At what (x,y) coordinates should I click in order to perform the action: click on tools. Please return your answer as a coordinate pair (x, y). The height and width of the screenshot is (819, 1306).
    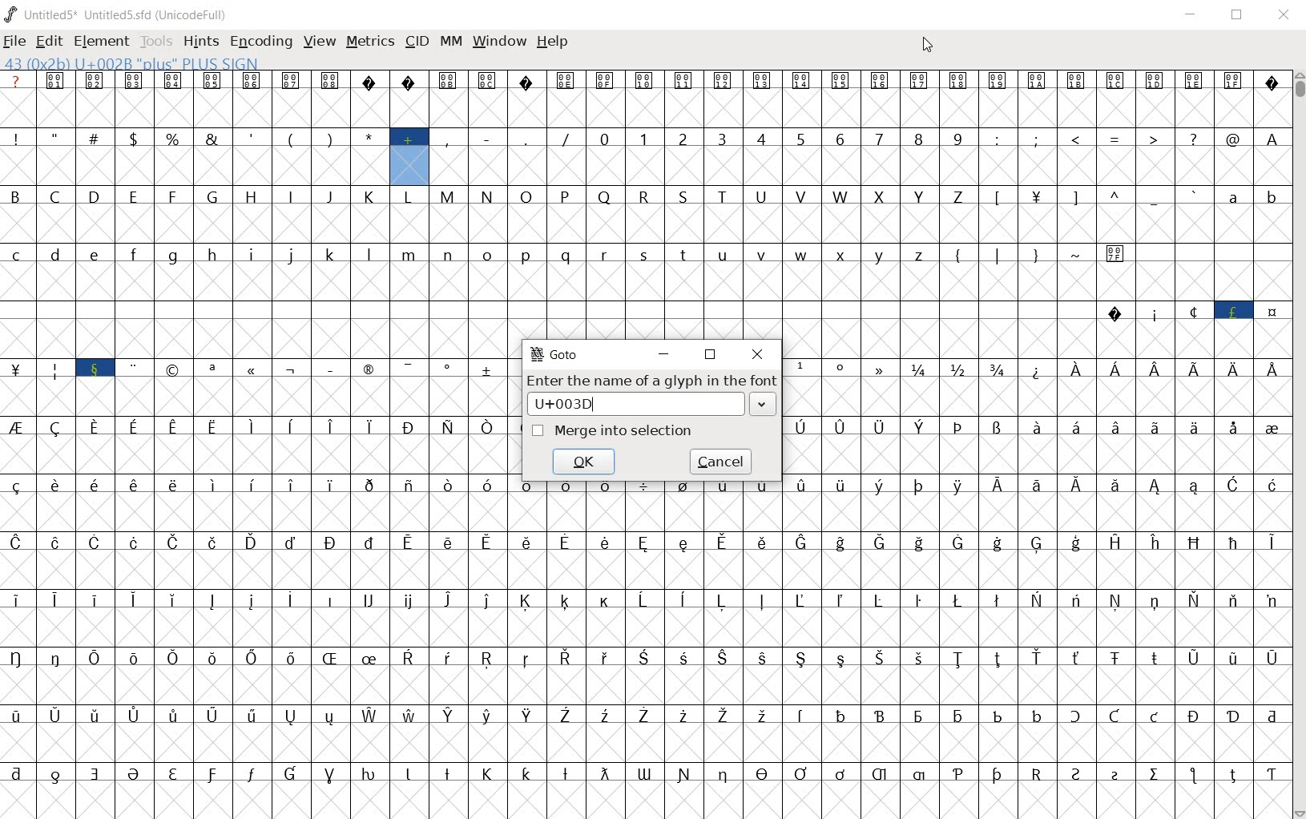
    Looking at the image, I should click on (155, 40).